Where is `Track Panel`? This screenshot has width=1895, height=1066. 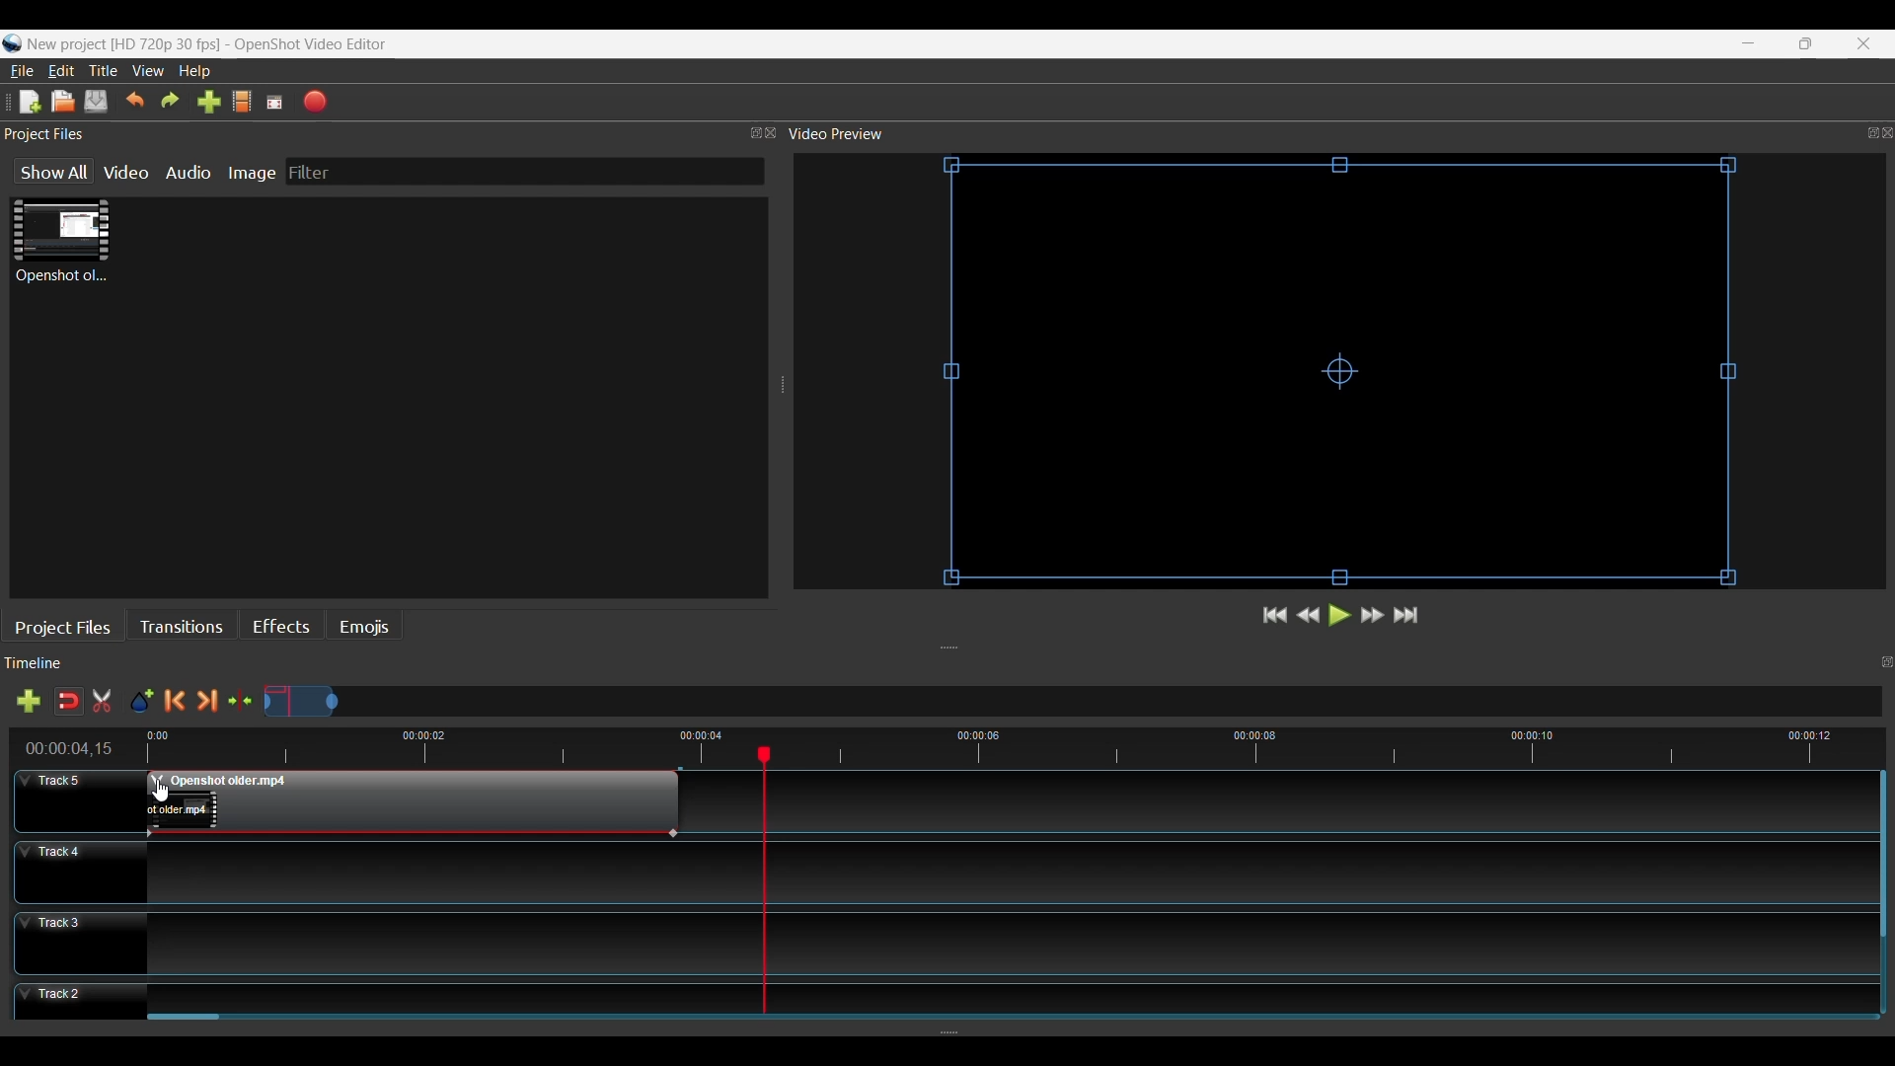
Track Panel is located at coordinates (1002, 871).